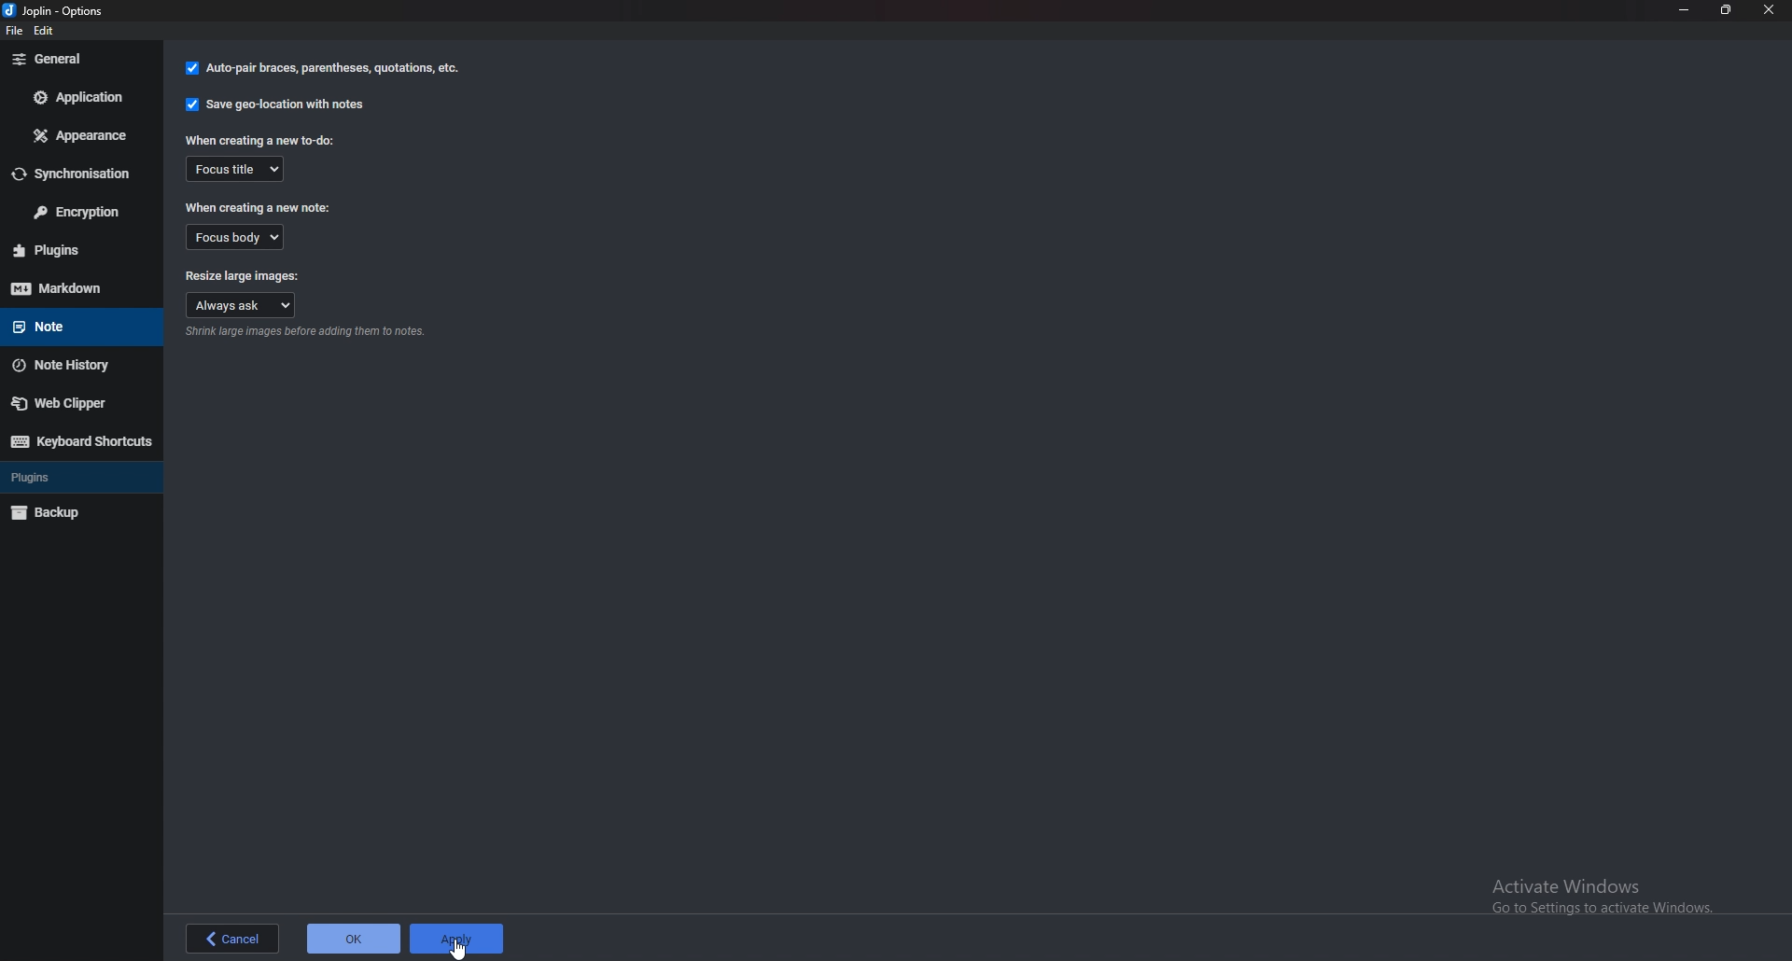  I want to click on edit, so click(47, 30).